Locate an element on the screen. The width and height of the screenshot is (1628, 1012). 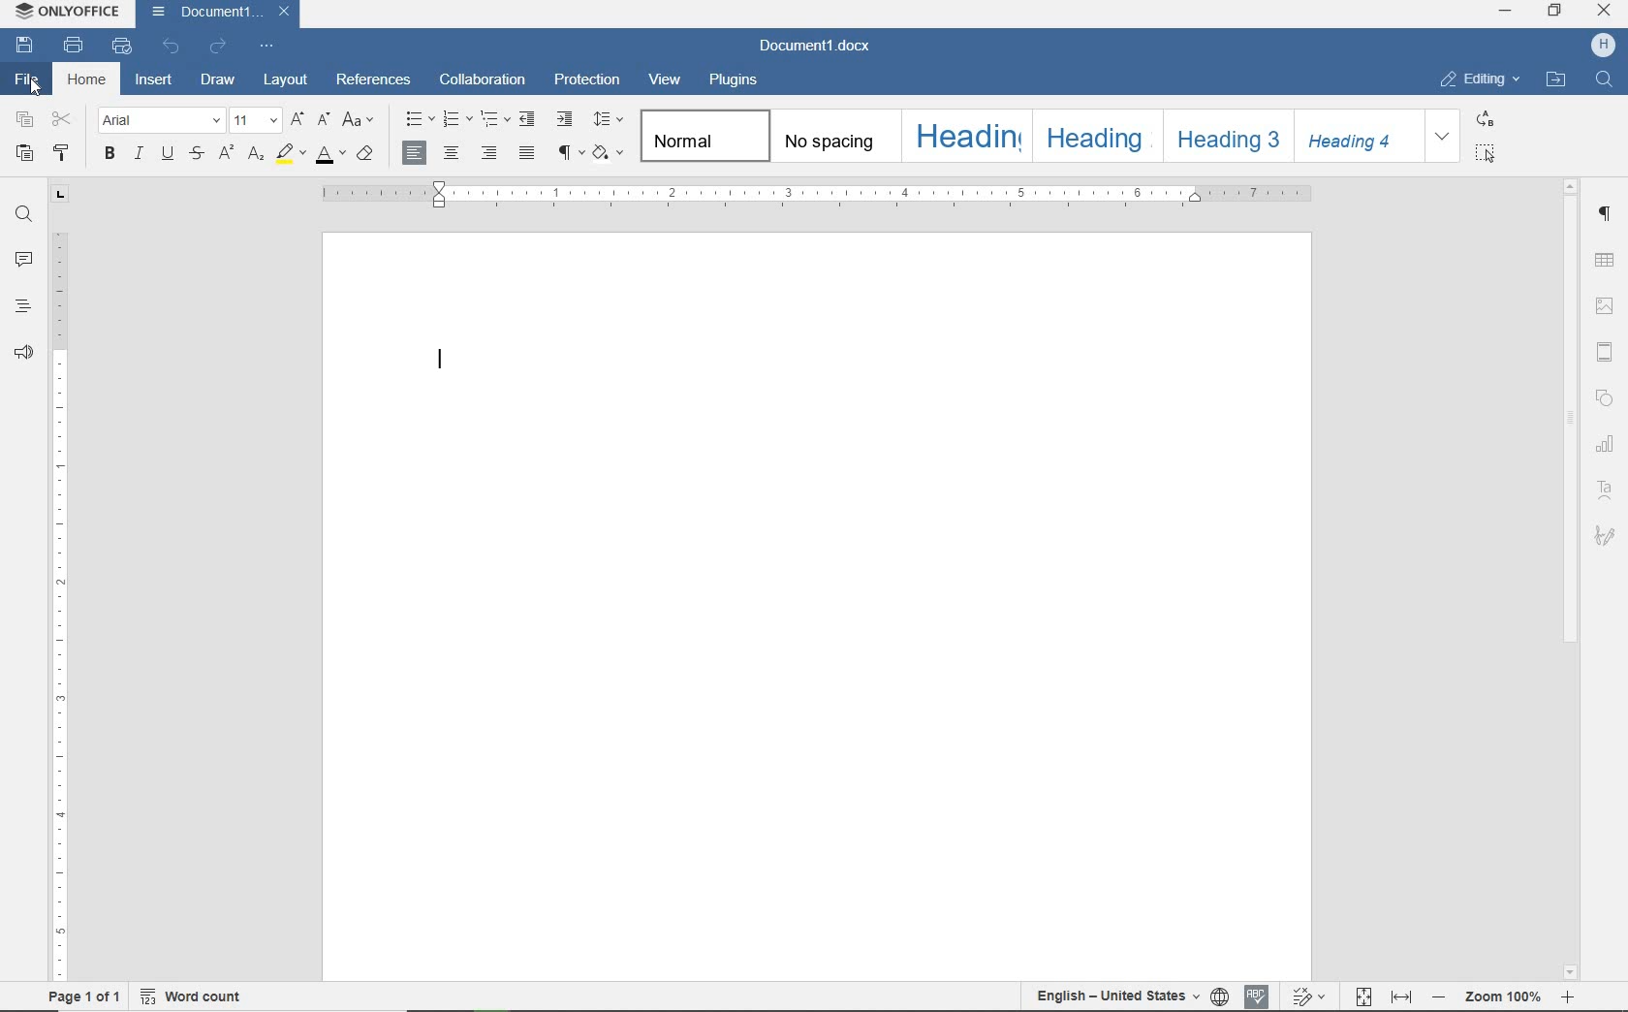
change case is located at coordinates (360, 120).